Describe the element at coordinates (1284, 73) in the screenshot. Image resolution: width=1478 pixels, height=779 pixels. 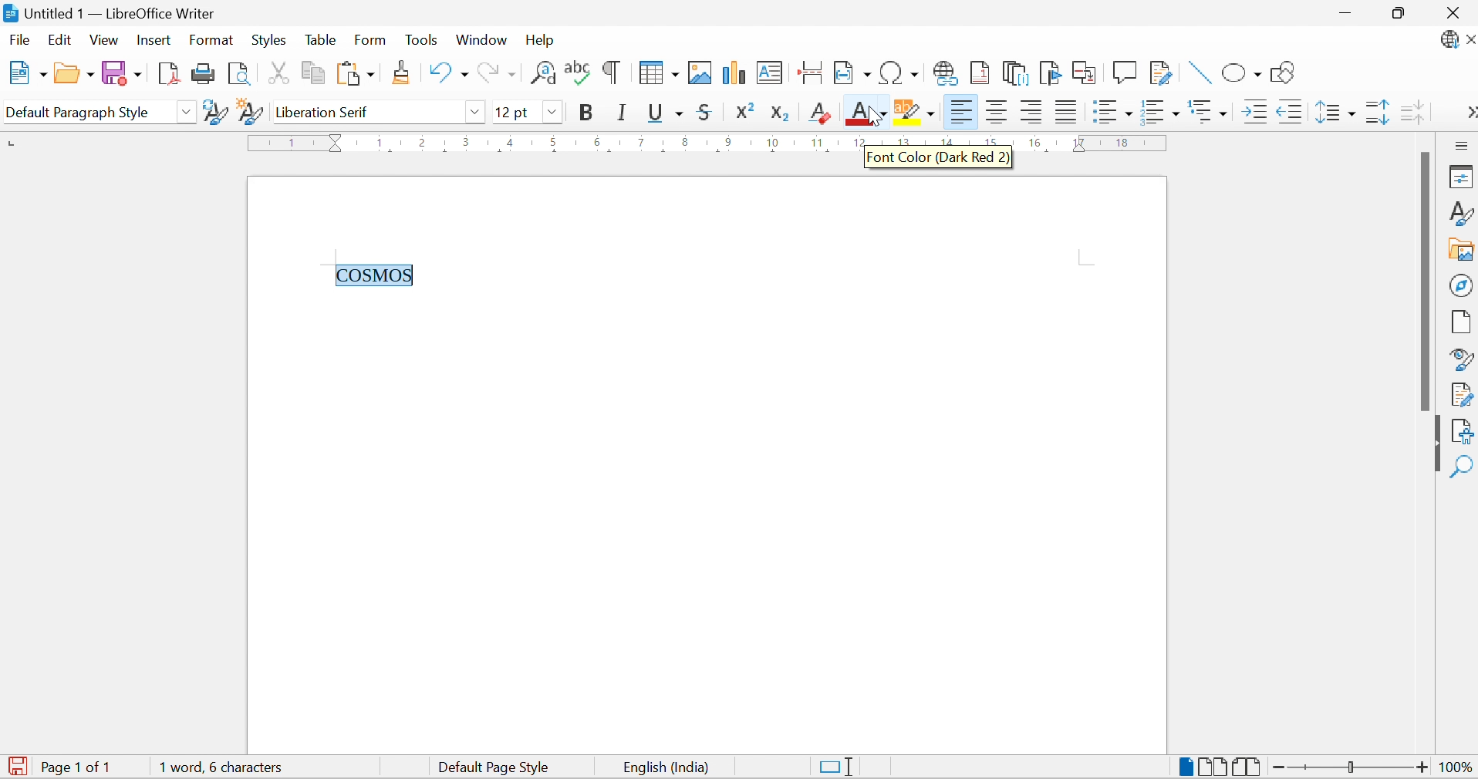
I see `Show Draw Functions` at that location.